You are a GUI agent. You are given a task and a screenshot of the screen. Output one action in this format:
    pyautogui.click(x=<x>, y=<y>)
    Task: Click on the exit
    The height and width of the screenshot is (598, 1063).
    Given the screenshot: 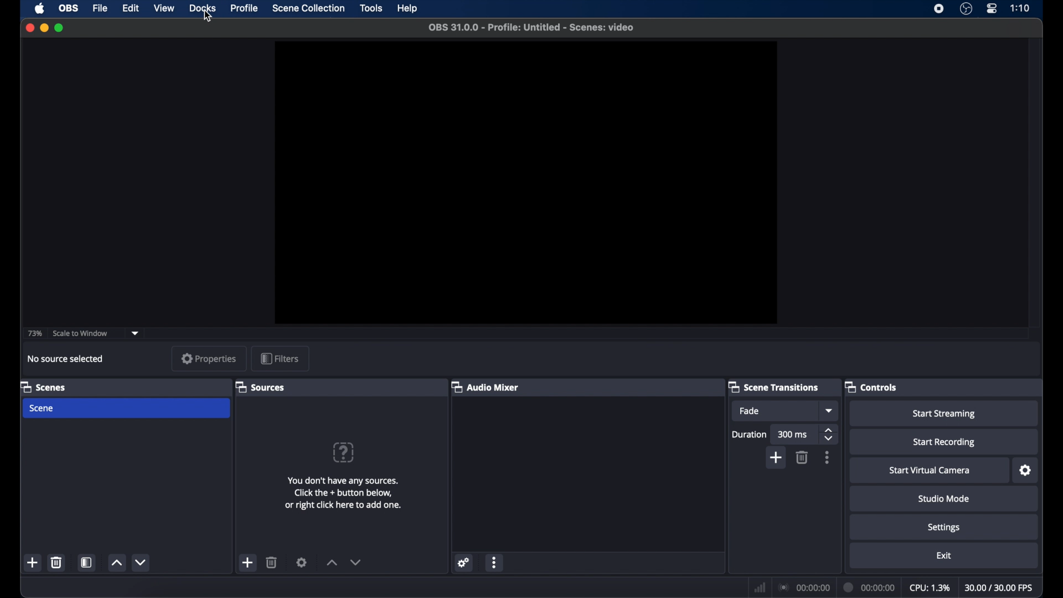 What is the action you would take?
    pyautogui.click(x=943, y=555)
    